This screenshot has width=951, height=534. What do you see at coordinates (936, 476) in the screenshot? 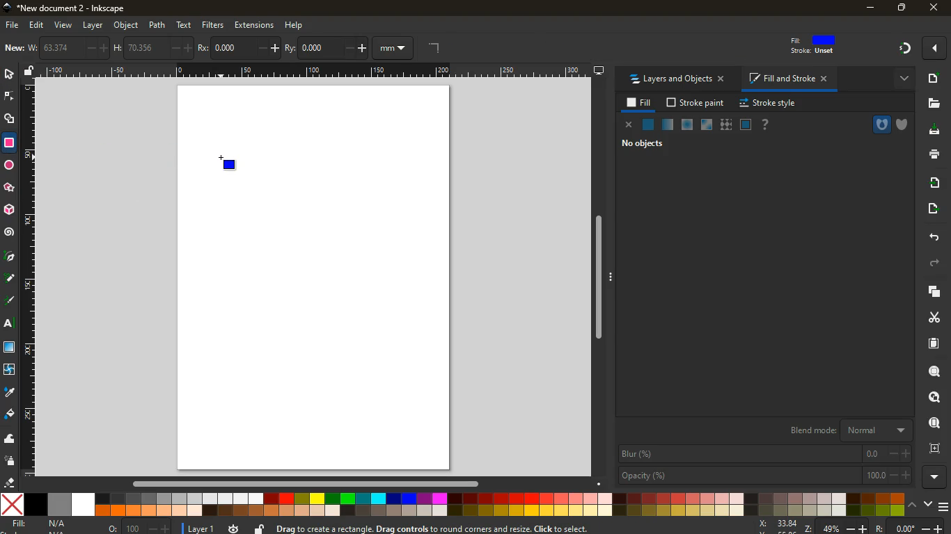
I see `more` at bounding box center [936, 476].